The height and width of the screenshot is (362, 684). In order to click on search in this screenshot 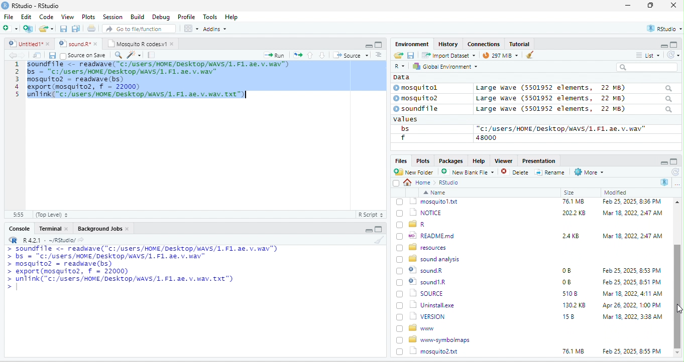, I will do `click(647, 67)`.